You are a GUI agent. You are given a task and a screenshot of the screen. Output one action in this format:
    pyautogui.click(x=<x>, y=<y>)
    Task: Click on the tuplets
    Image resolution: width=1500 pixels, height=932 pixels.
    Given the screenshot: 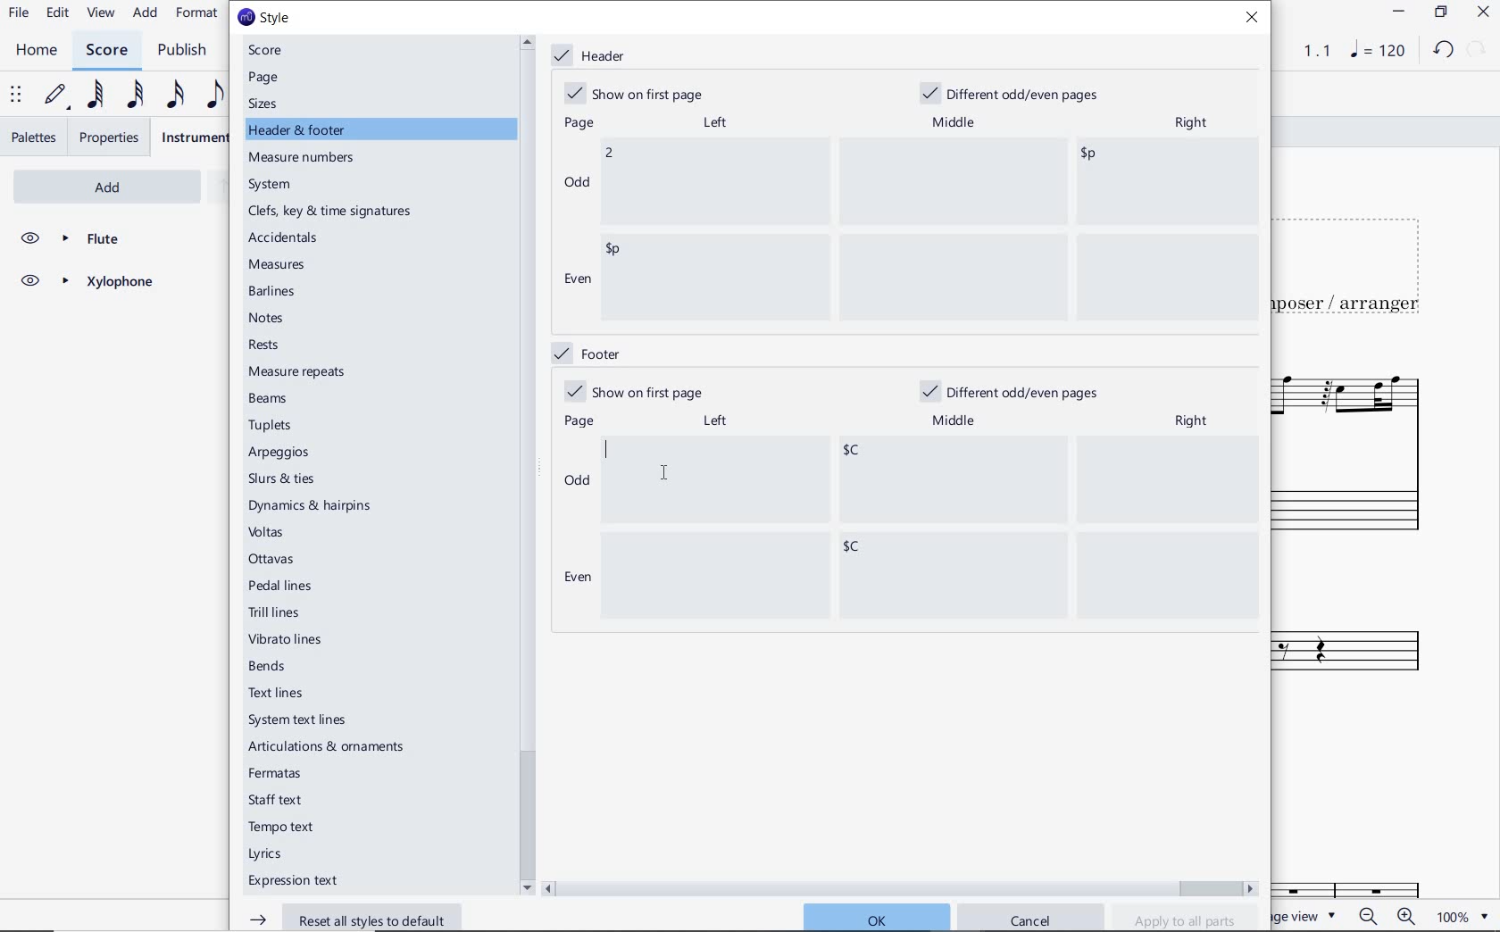 What is the action you would take?
    pyautogui.click(x=272, y=426)
    